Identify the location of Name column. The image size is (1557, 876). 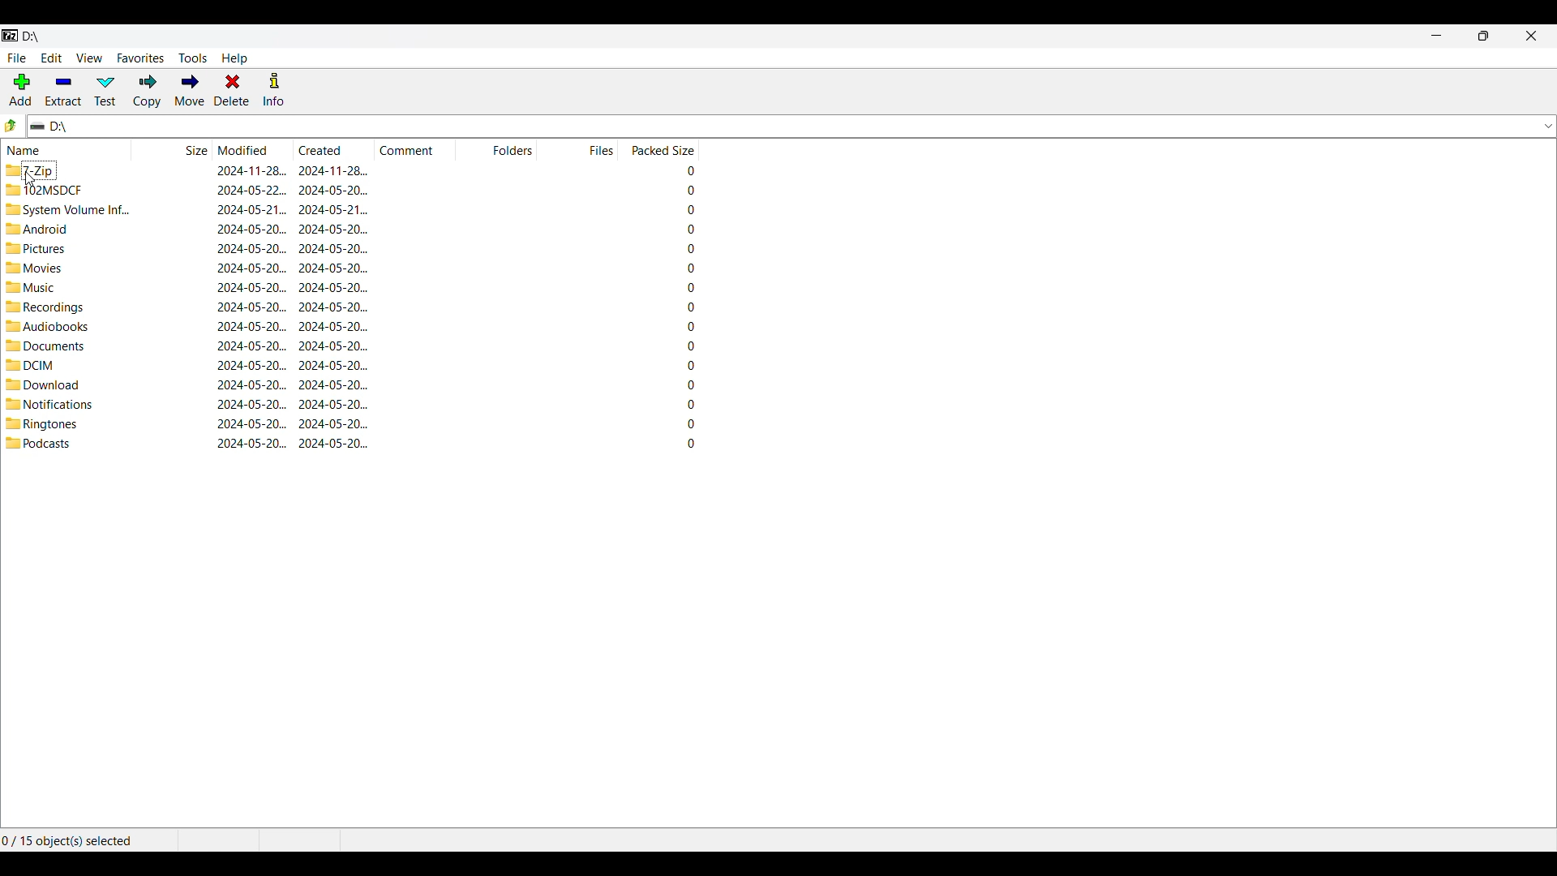
(67, 149).